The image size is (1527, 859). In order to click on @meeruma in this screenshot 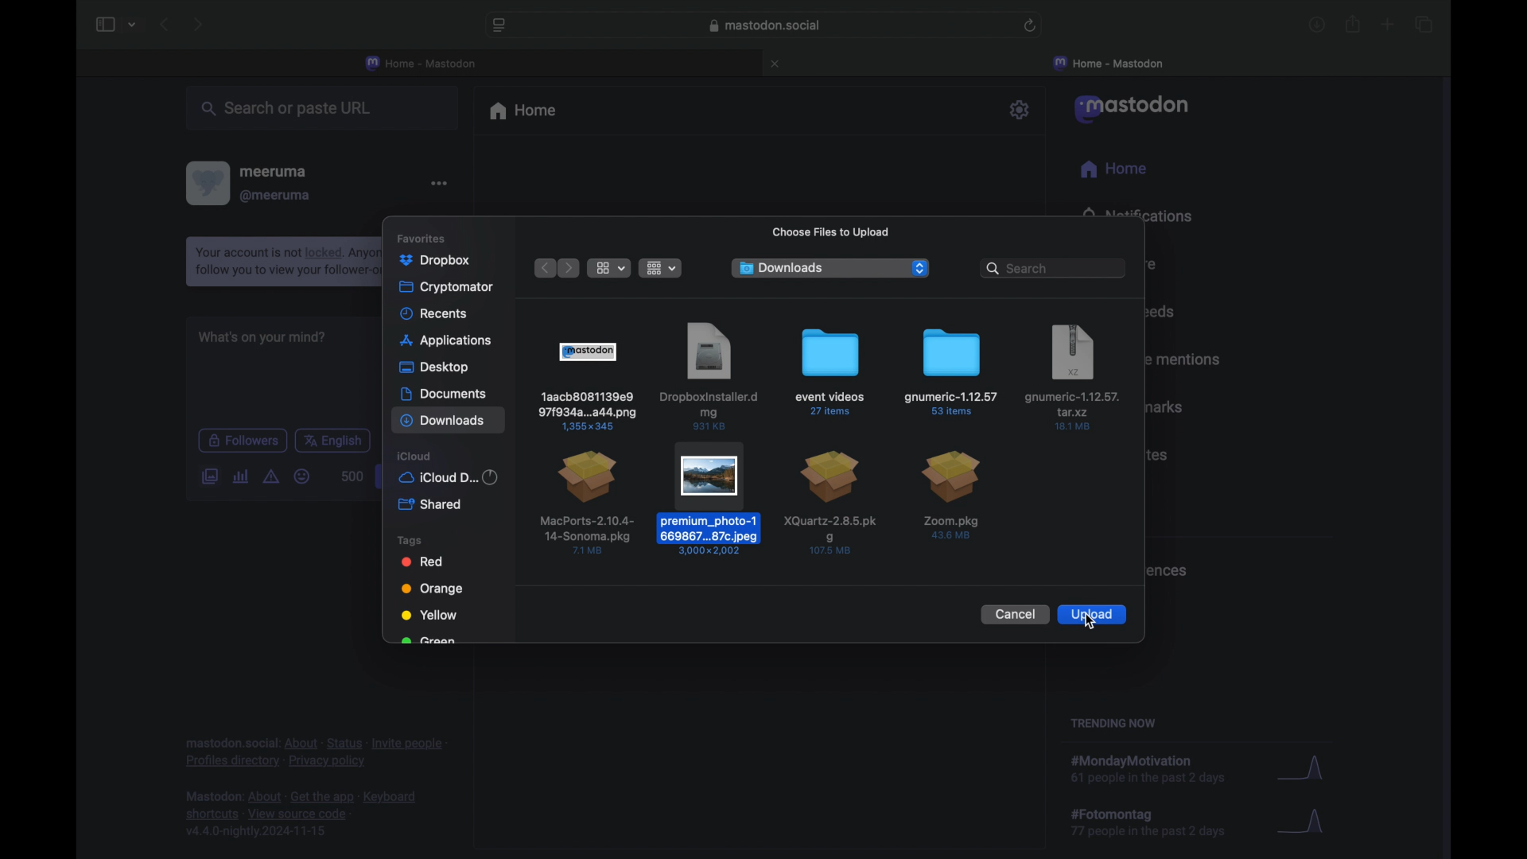, I will do `click(277, 196)`.